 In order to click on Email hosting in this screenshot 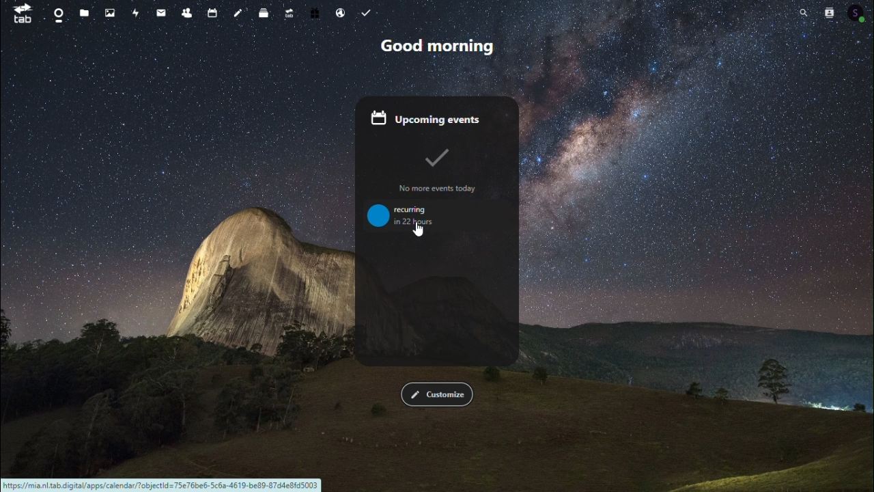, I will do `click(341, 12)`.